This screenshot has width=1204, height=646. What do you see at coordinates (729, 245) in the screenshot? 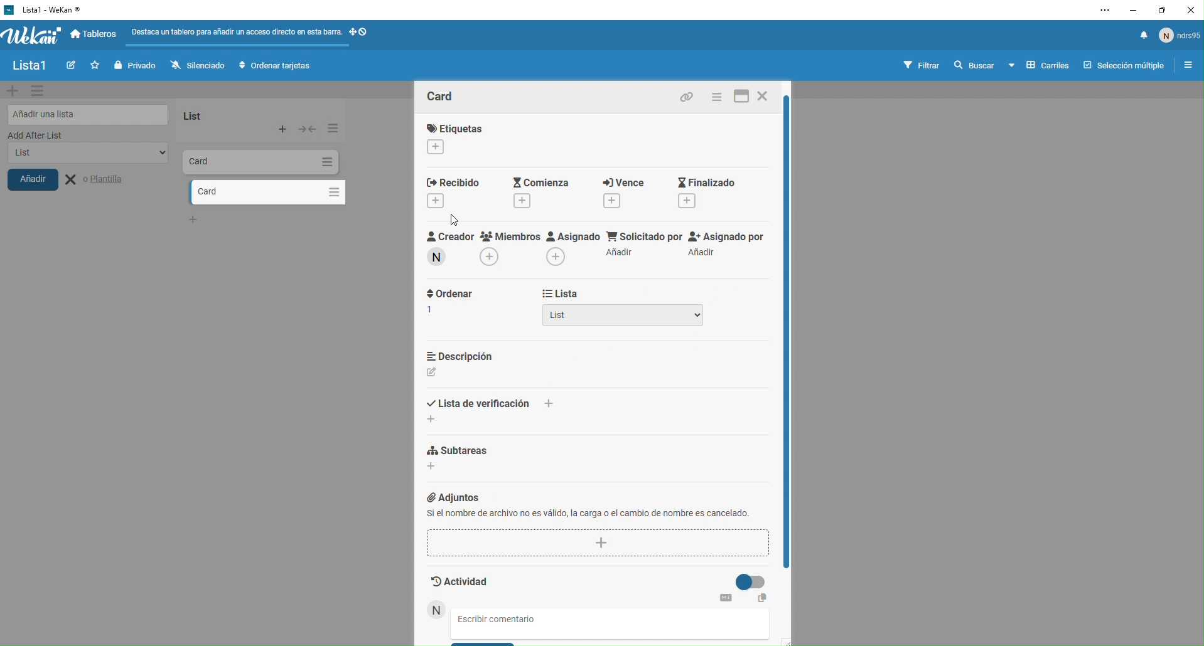
I see `Assignado por` at bounding box center [729, 245].